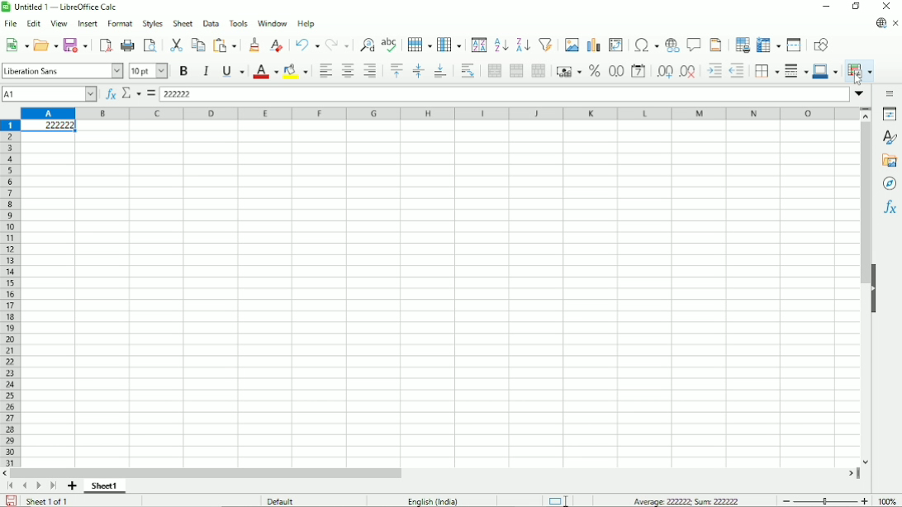 This screenshot has height=507, width=902. I want to click on Update available, so click(880, 22).